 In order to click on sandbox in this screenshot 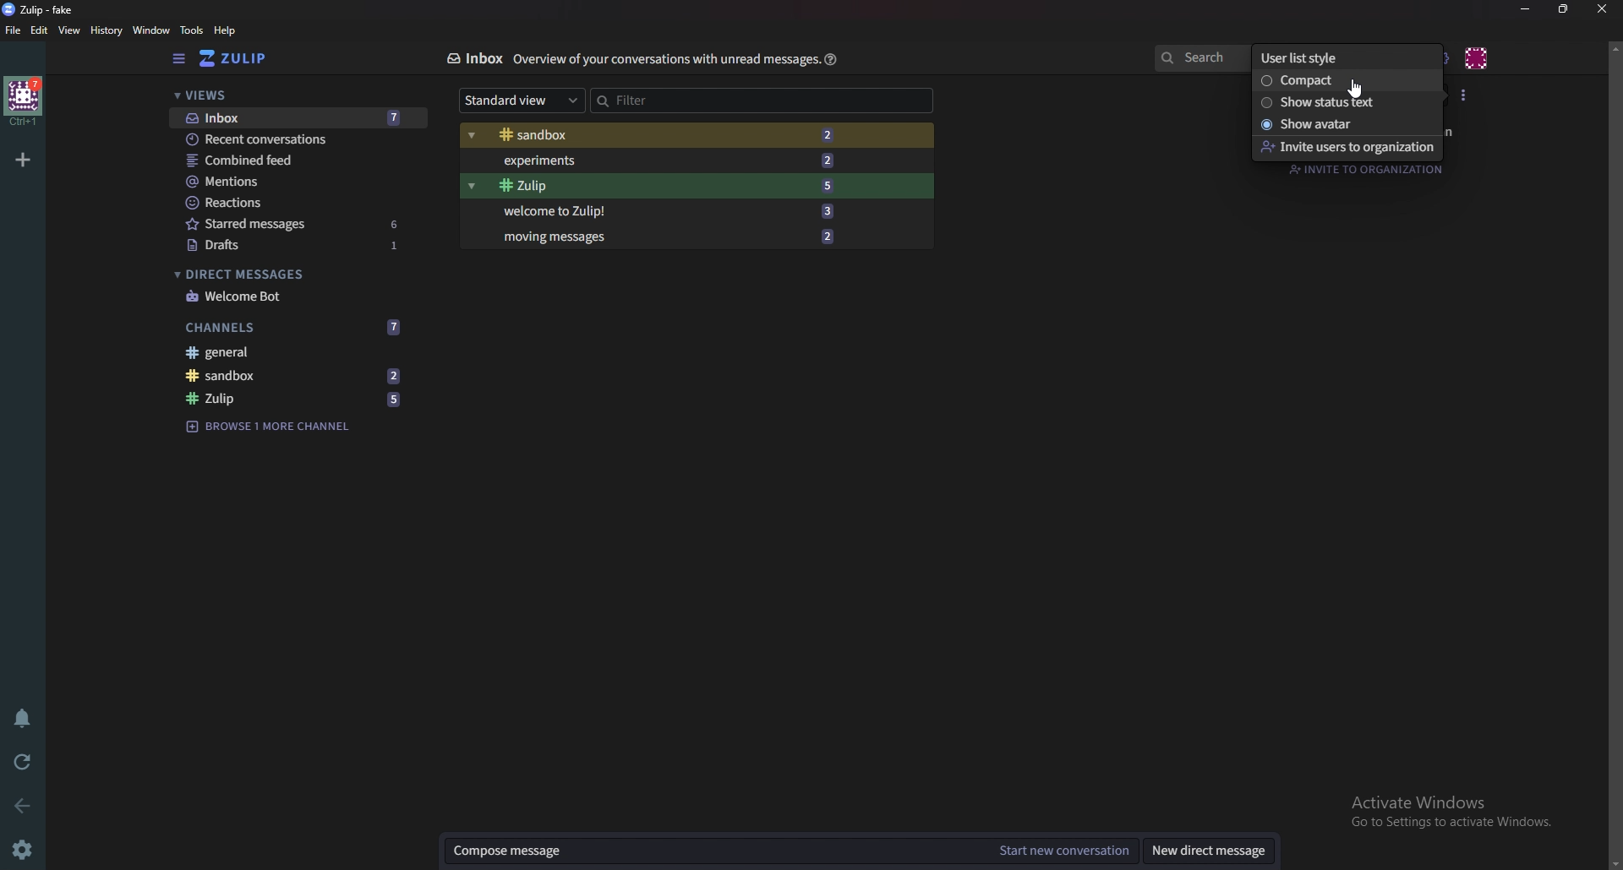, I will do `click(300, 375)`.